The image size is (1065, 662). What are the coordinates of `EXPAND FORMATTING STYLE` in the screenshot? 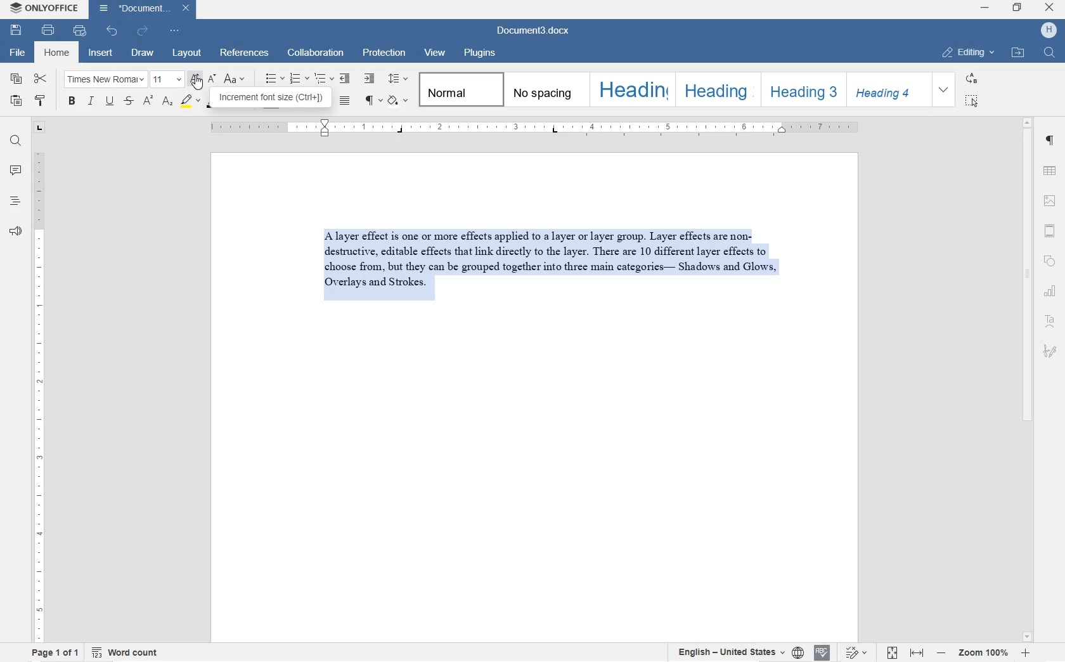 It's located at (945, 91).